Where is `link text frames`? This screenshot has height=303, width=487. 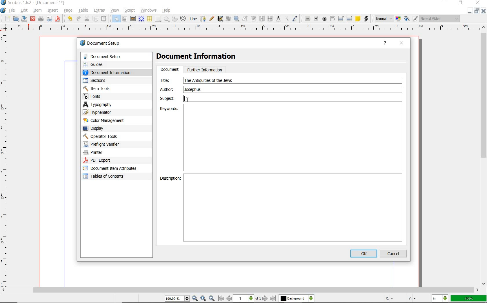 link text frames is located at coordinates (262, 19).